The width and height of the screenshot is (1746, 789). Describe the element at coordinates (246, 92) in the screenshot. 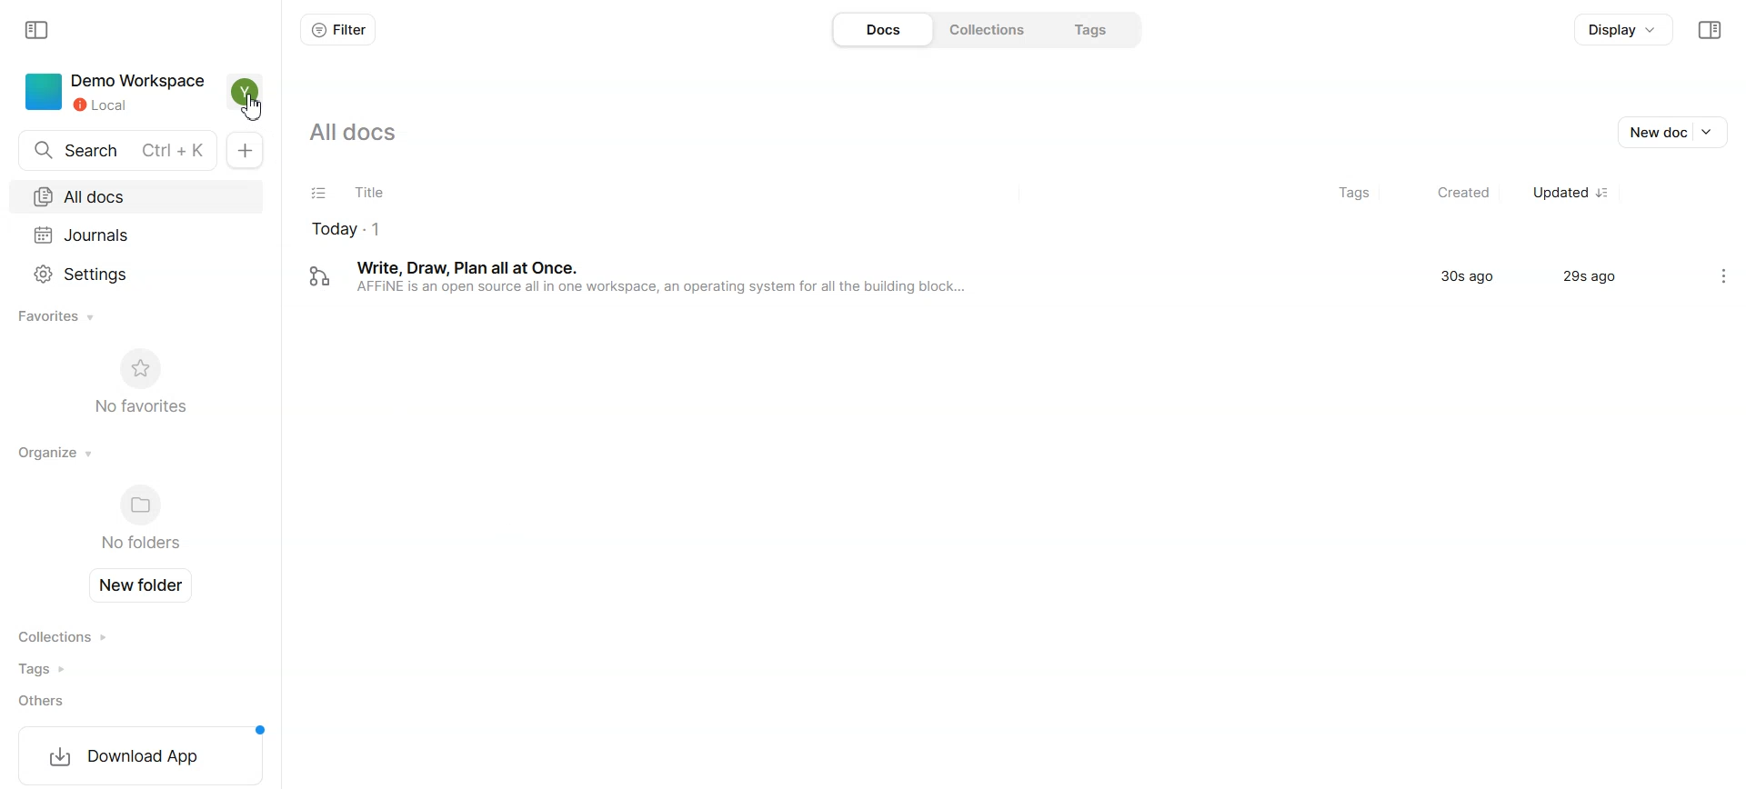

I see `Profile` at that location.